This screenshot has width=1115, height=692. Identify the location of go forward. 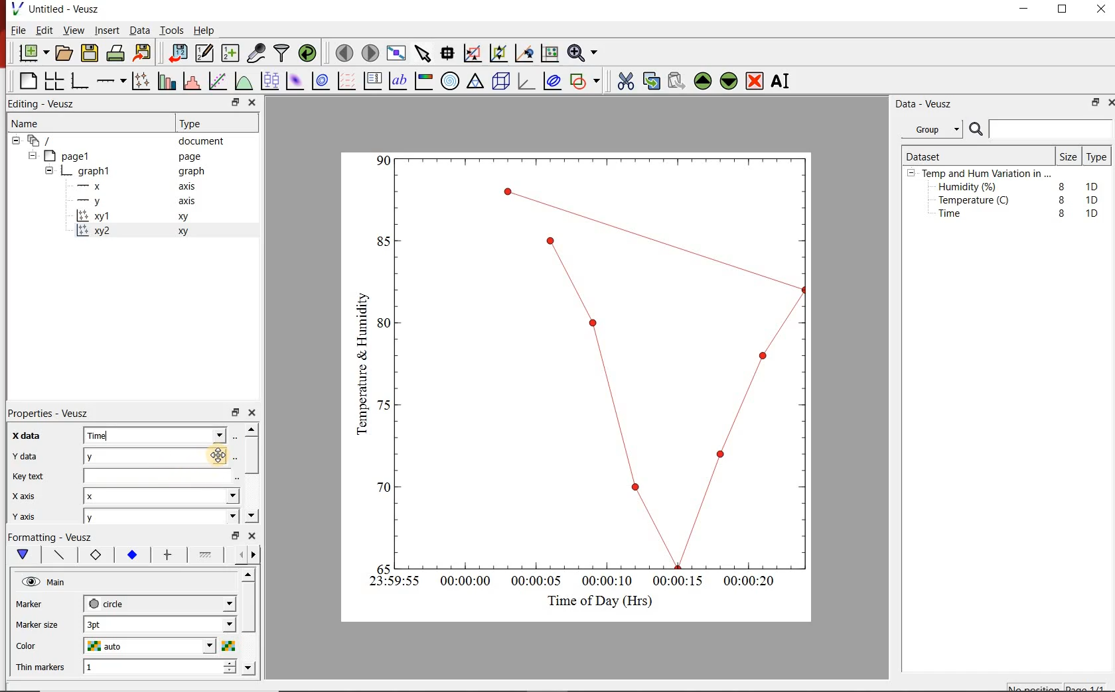
(256, 555).